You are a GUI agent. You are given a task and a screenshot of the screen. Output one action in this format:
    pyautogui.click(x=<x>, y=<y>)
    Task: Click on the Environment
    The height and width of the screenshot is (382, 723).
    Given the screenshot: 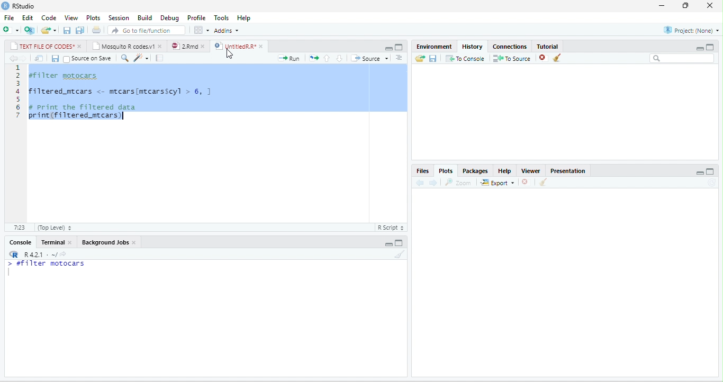 What is the action you would take?
    pyautogui.click(x=434, y=47)
    